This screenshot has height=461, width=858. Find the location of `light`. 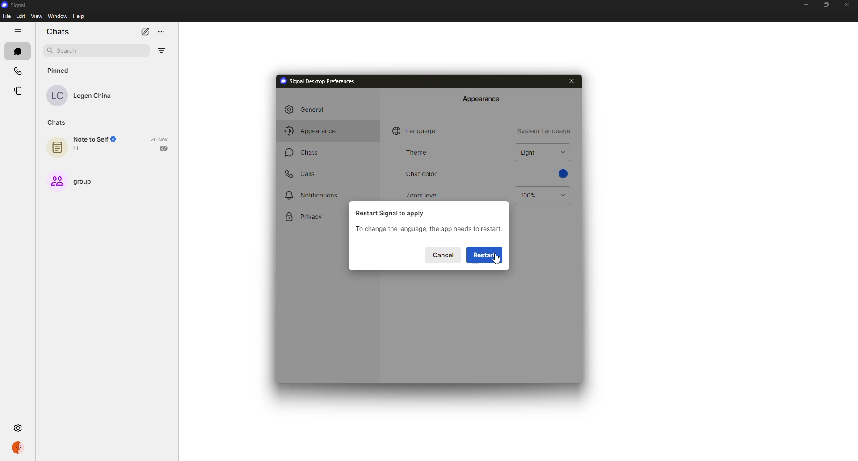

light is located at coordinates (528, 152).